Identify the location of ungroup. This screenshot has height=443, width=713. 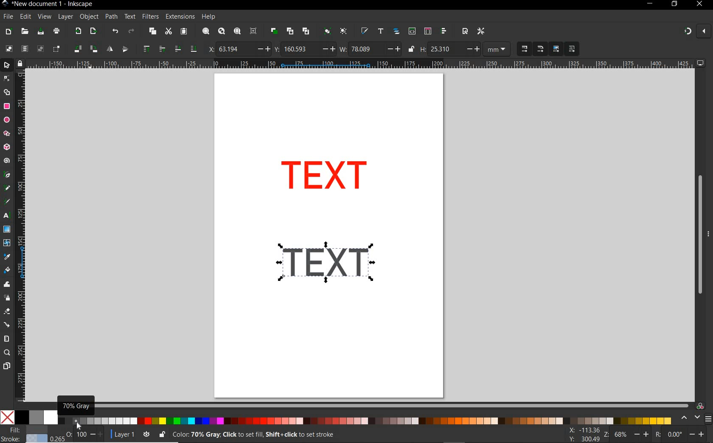
(343, 32).